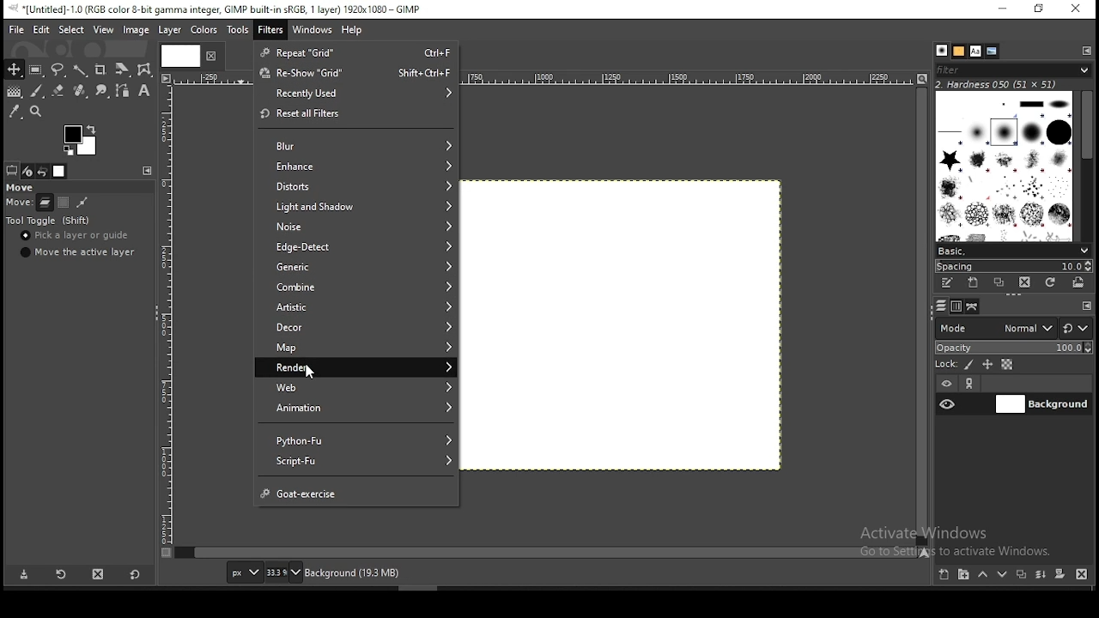  Describe the element at coordinates (550, 552) in the screenshot. I see `verticalscroll bar` at that location.